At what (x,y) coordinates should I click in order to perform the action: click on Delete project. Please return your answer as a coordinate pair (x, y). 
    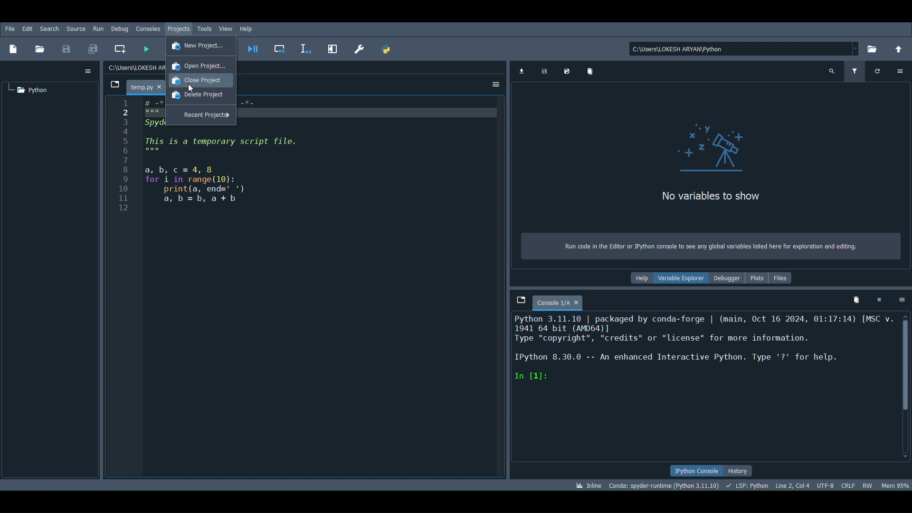
    Looking at the image, I should click on (196, 97).